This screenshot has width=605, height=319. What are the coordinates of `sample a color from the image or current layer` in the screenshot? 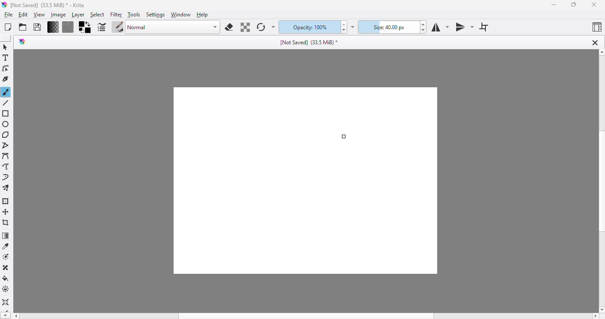 It's located at (6, 246).